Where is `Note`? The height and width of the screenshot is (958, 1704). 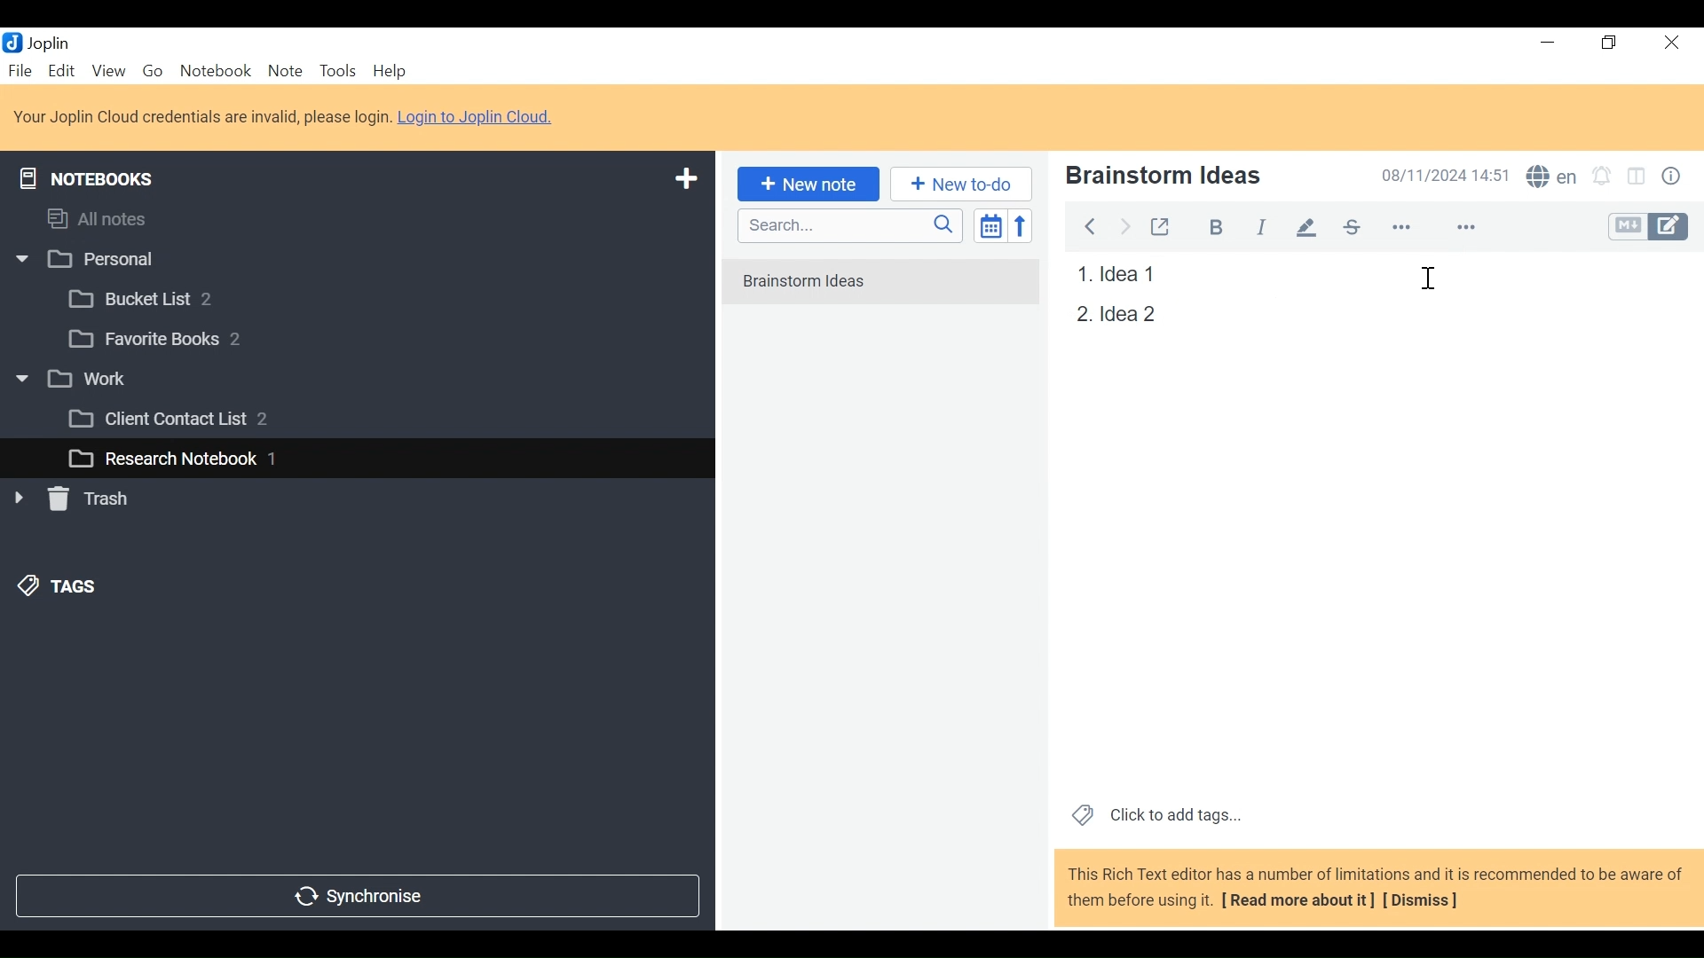
Note is located at coordinates (285, 70).